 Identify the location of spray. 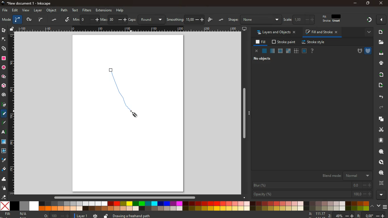
(4, 188).